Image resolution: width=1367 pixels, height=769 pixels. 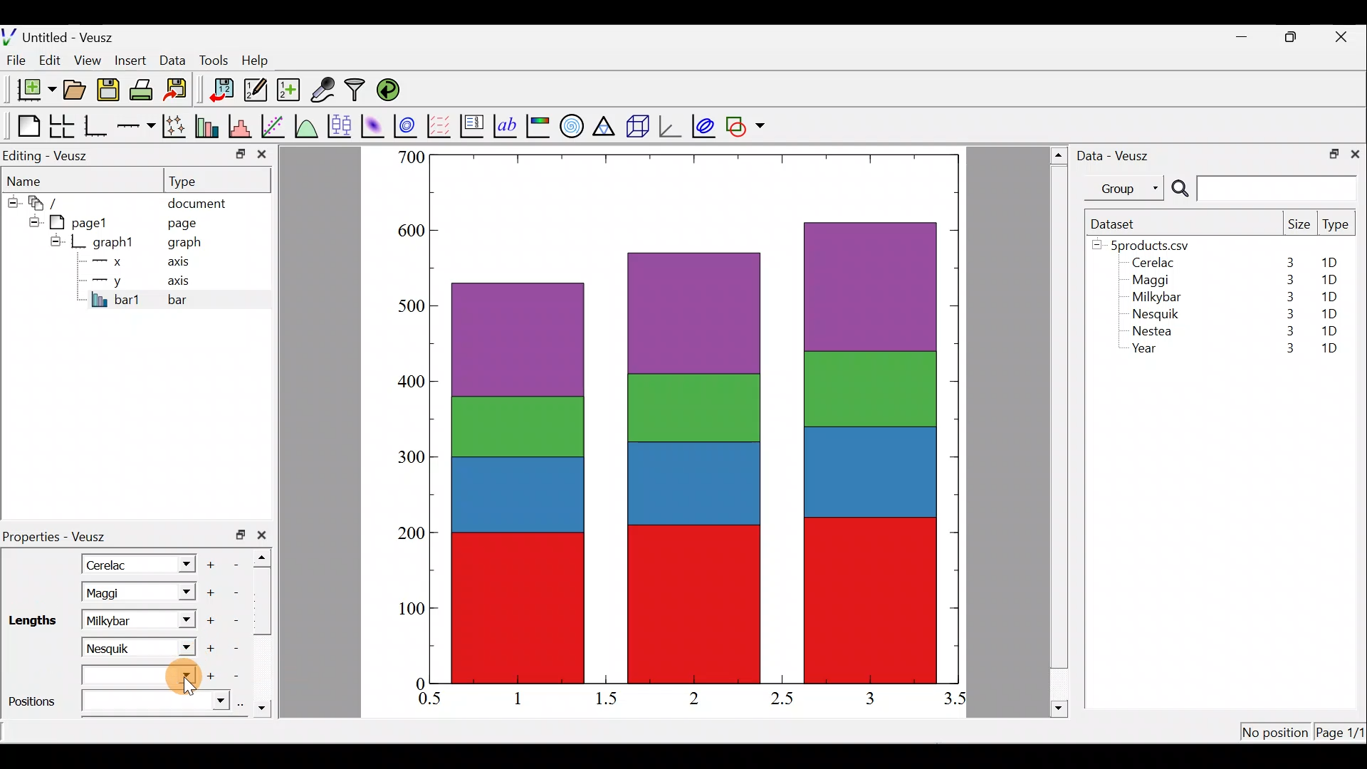 What do you see at coordinates (63, 35) in the screenshot?
I see `Untitled - Veusz` at bounding box center [63, 35].